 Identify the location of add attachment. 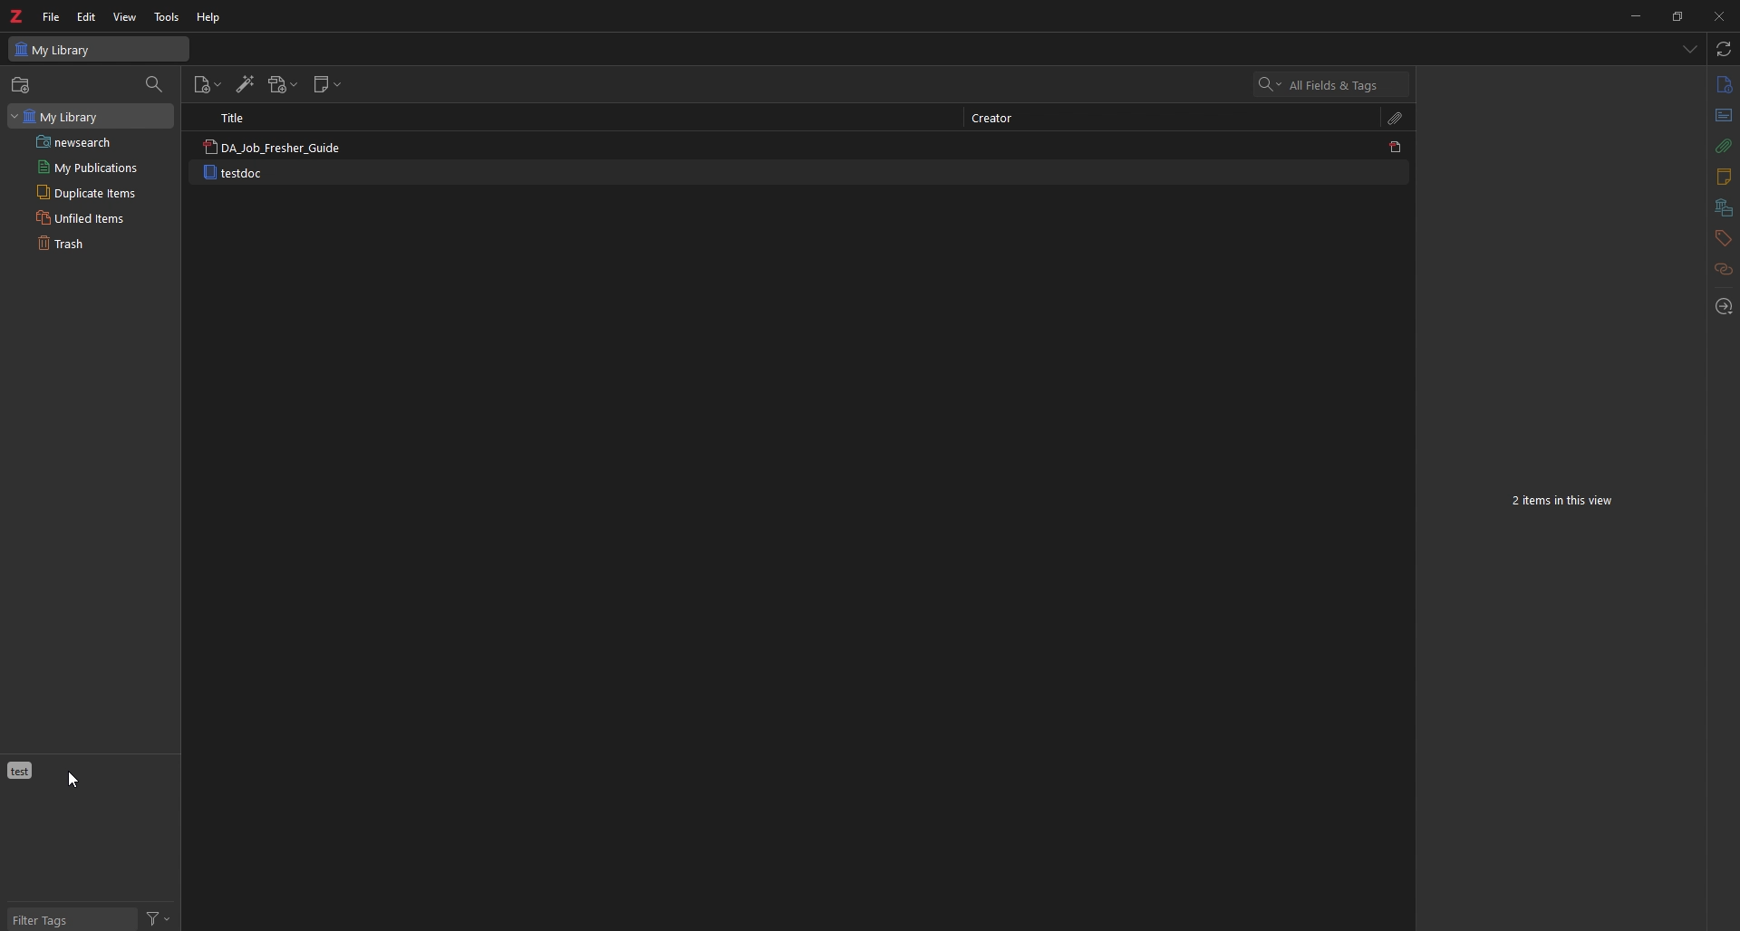
(284, 86).